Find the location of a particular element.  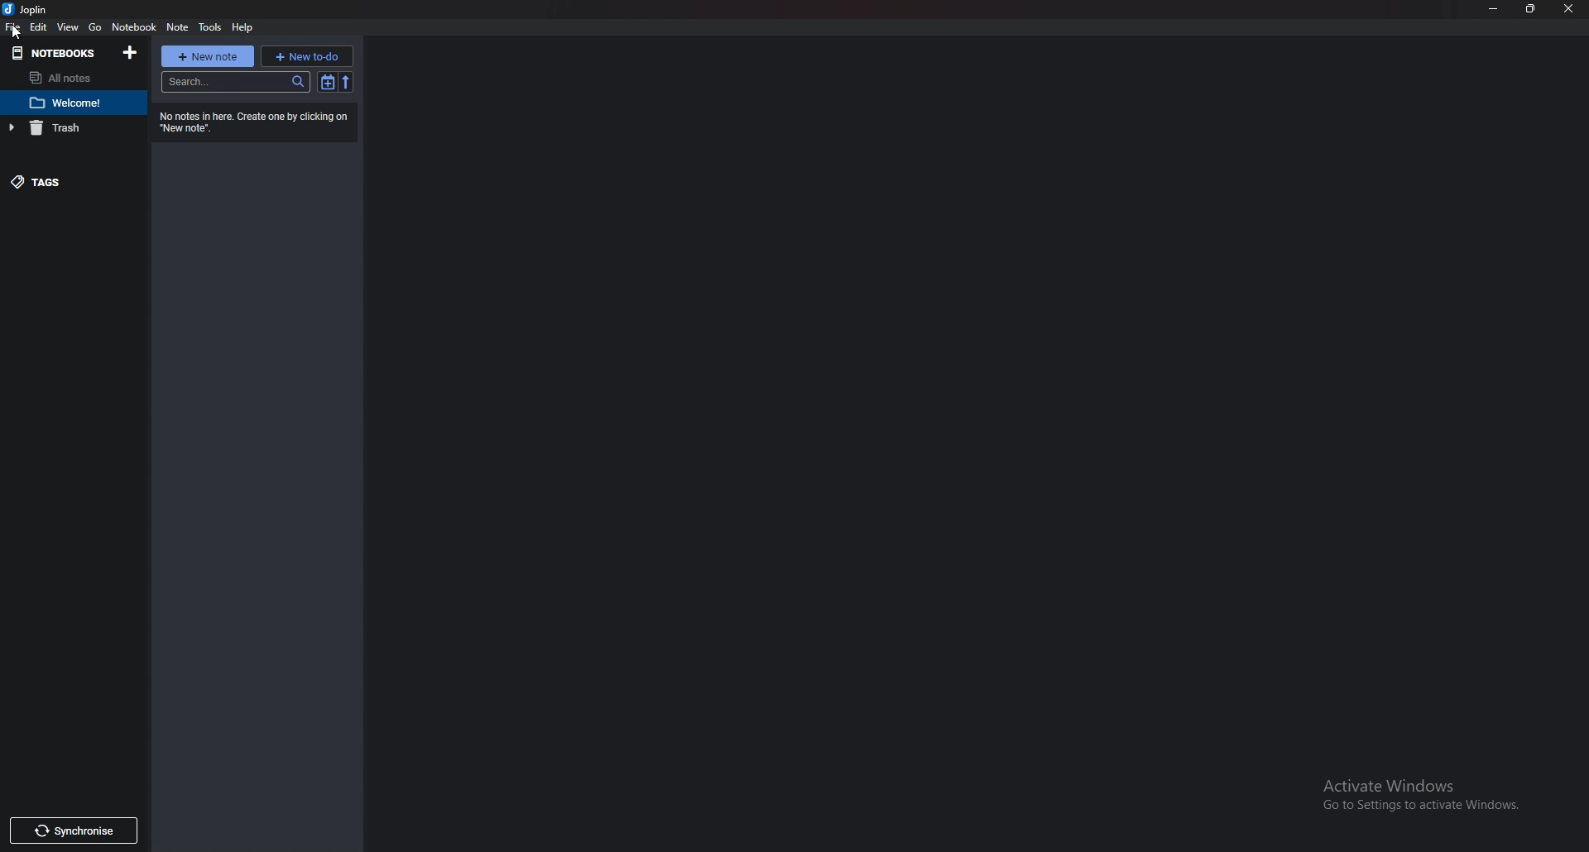

Notebooks is located at coordinates (54, 55).